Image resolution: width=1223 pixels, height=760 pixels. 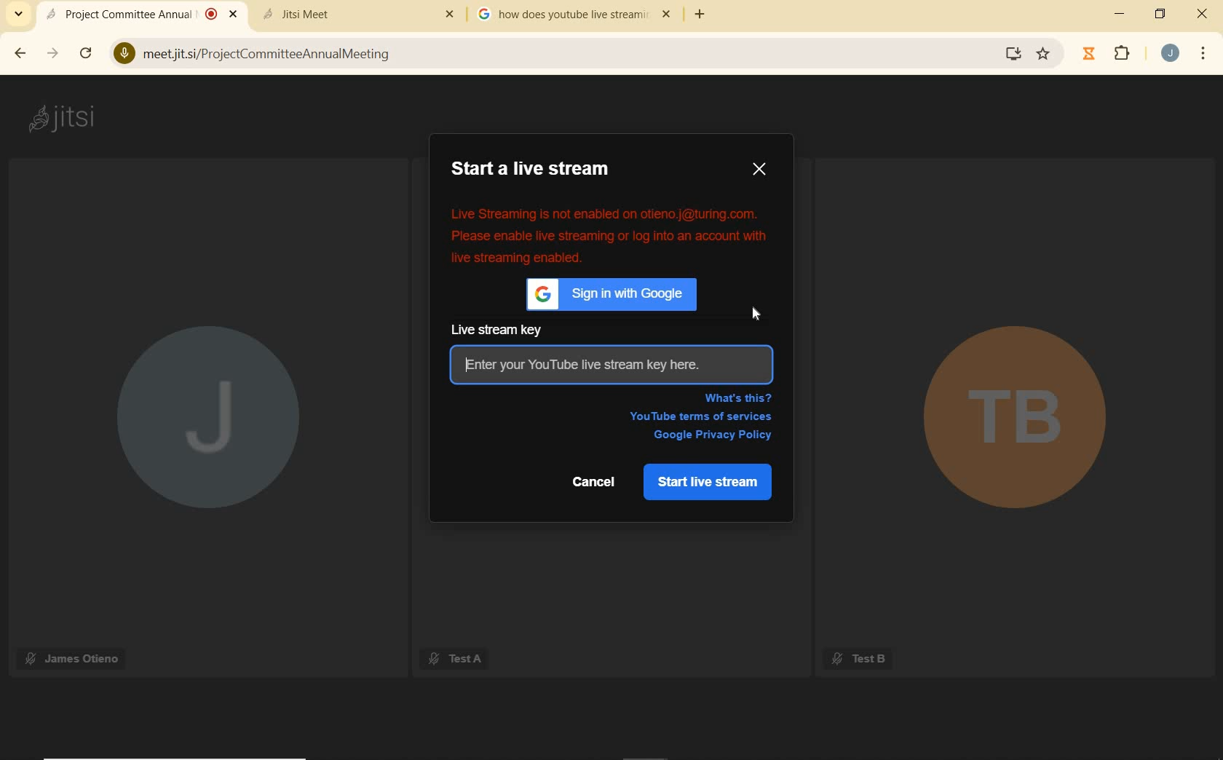 I want to click on Bookmark , so click(x=1044, y=55).